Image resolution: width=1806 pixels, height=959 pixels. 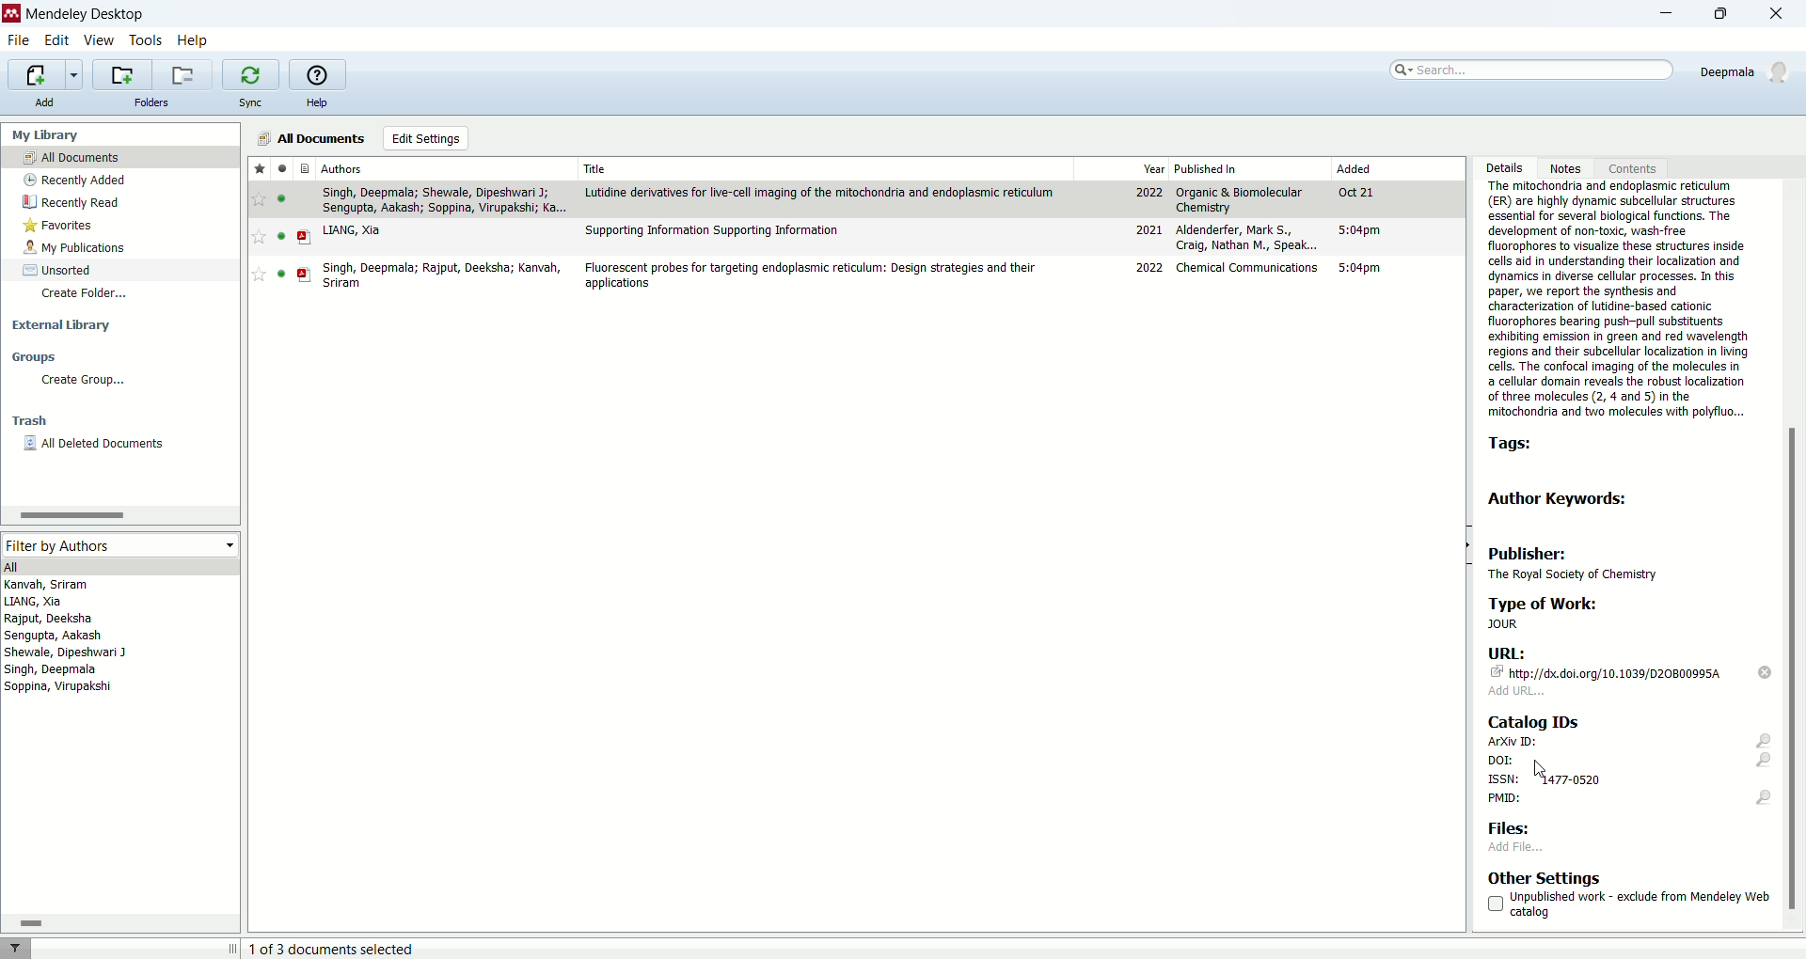 What do you see at coordinates (281, 198) in the screenshot?
I see `unread` at bounding box center [281, 198].